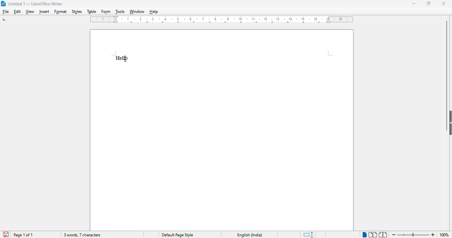 This screenshot has height=238, width=452. What do you see at coordinates (433, 235) in the screenshot?
I see `zoom in` at bounding box center [433, 235].